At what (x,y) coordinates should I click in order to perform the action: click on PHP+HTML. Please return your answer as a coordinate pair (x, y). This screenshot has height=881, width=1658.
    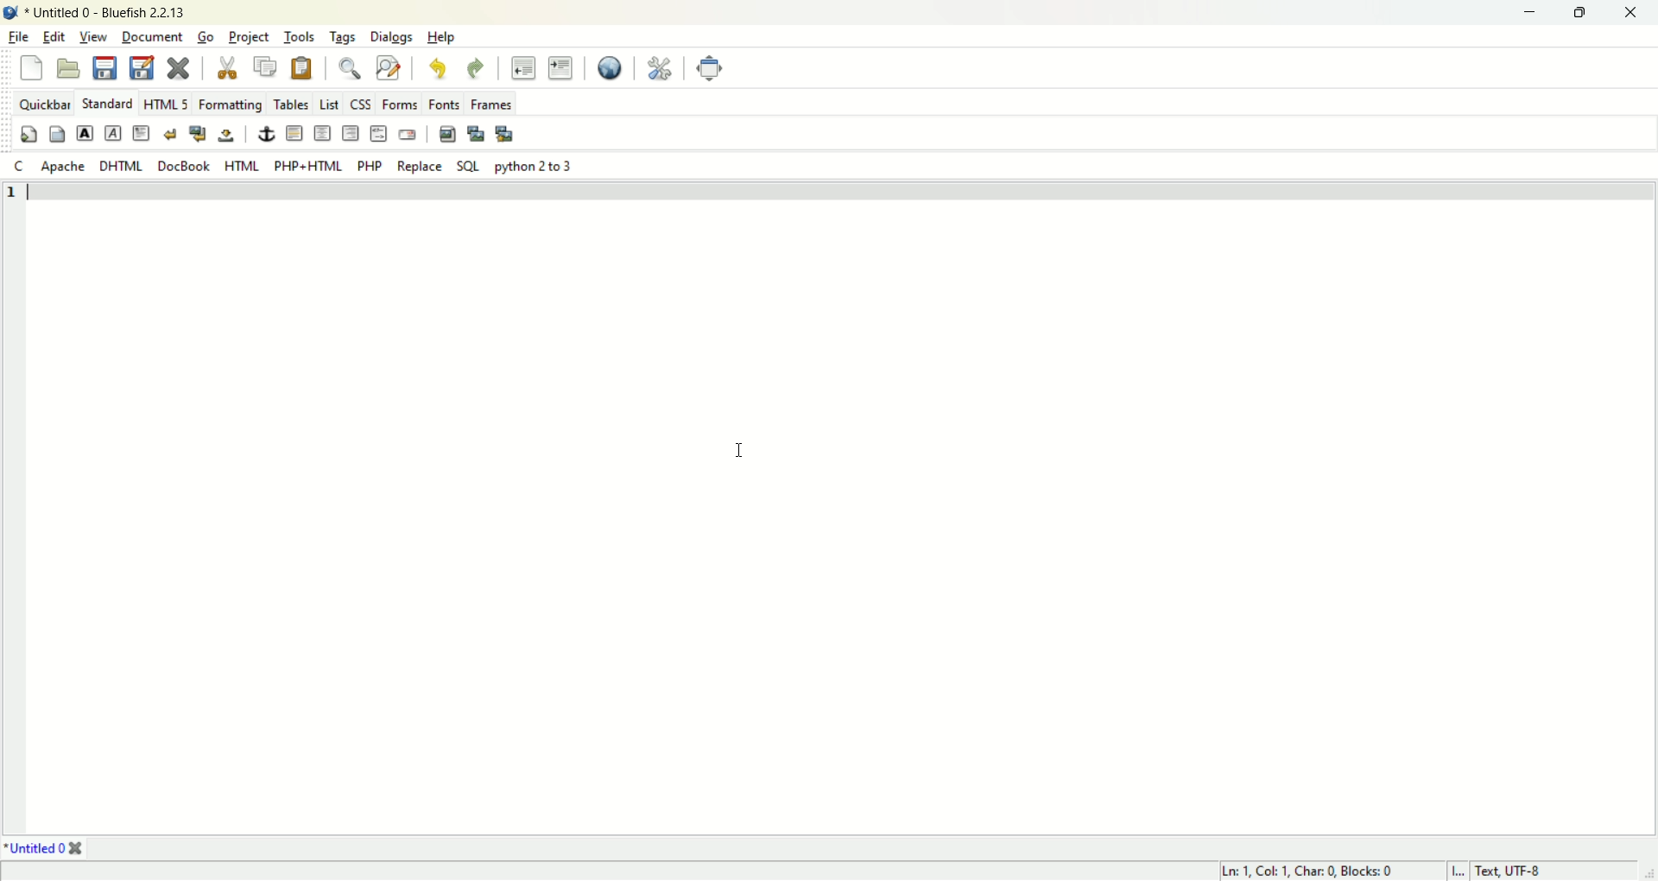
    Looking at the image, I should click on (308, 167).